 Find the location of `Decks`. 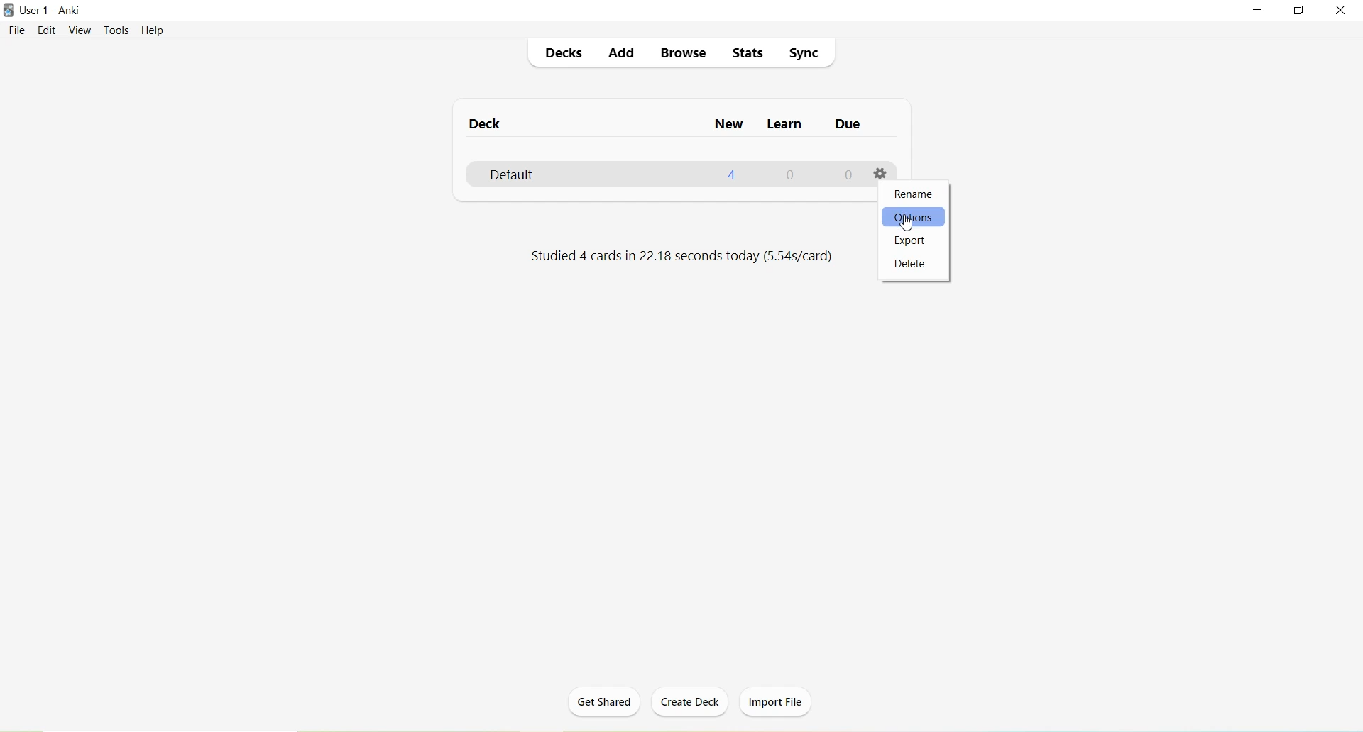

Decks is located at coordinates (566, 54).